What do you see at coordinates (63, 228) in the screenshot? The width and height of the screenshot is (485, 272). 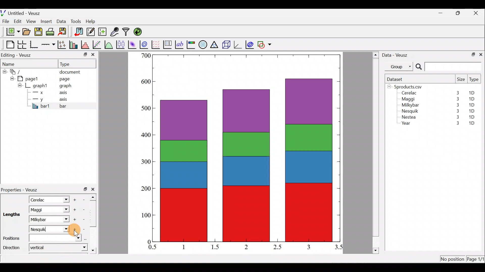 I see `Length dropdown` at bounding box center [63, 228].